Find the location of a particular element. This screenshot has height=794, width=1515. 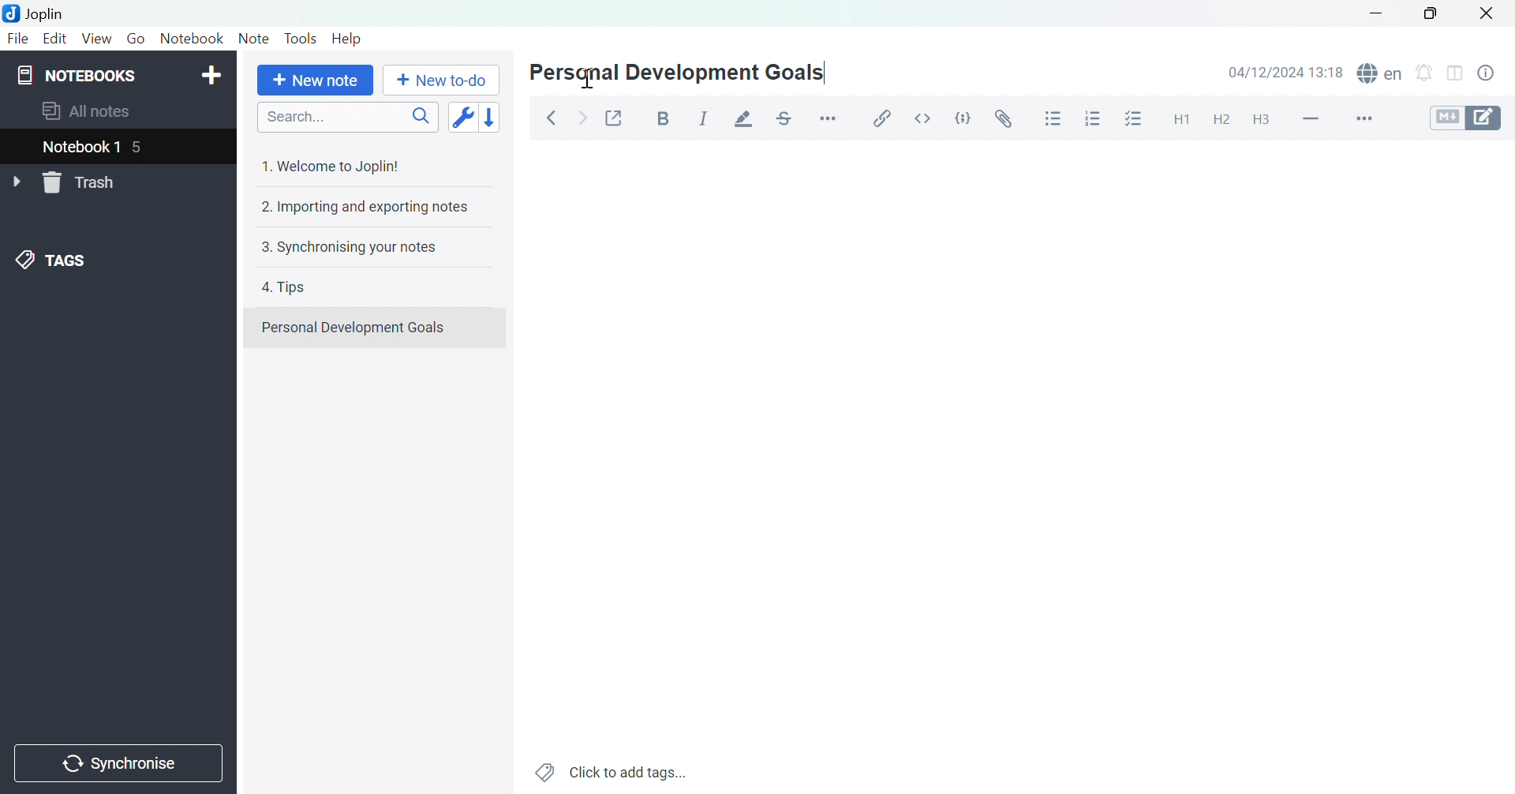

Tools is located at coordinates (302, 37).